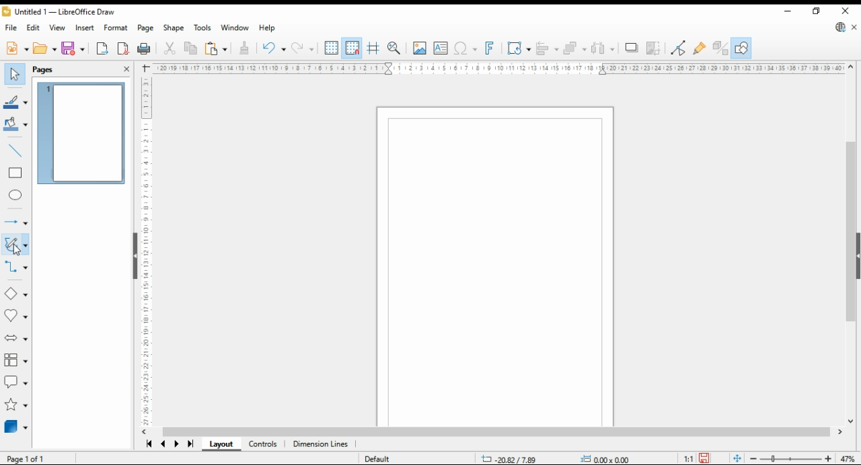 The image size is (861, 465). What do you see at coordinates (59, 27) in the screenshot?
I see `view` at bounding box center [59, 27].